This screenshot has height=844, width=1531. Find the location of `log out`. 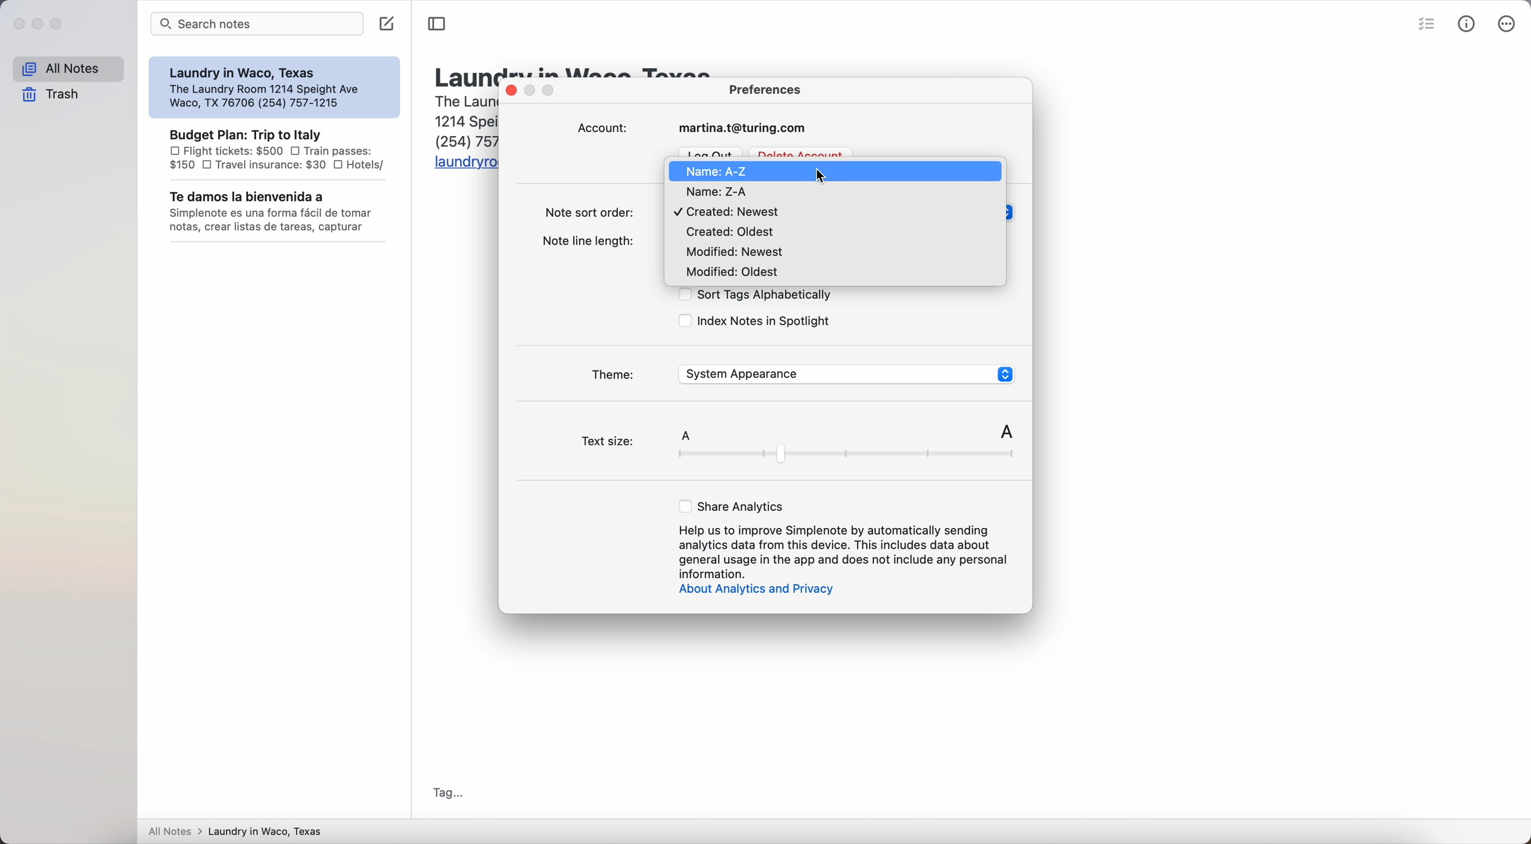

log out is located at coordinates (712, 152).